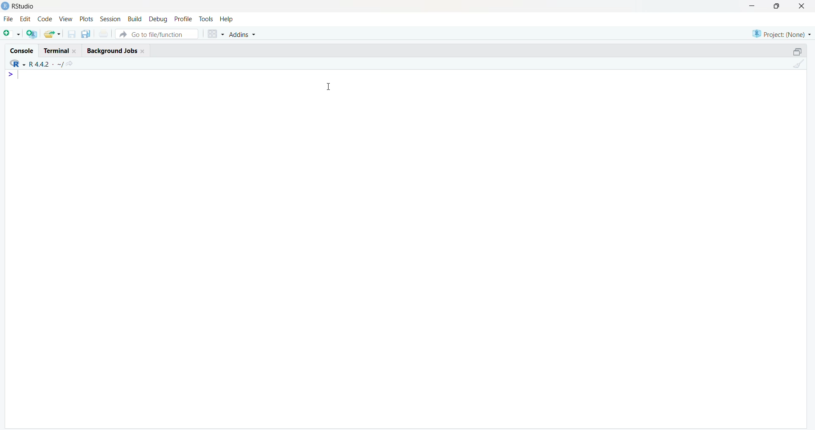 The width and height of the screenshot is (815, 430). What do you see at coordinates (216, 34) in the screenshot?
I see `grid` at bounding box center [216, 34].